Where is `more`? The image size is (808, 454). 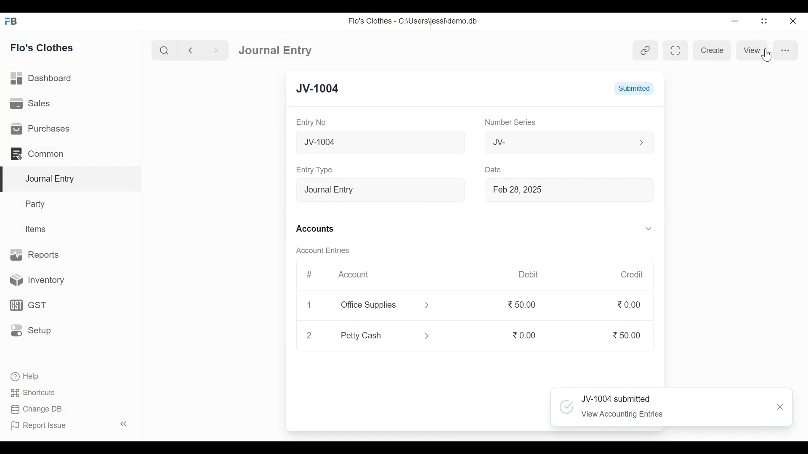
more is located at coordinates (784, 50).